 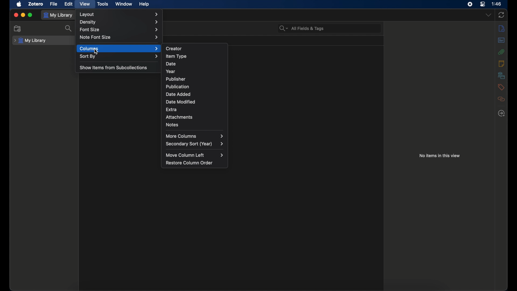 What do you see at coordinates (195, 144) in the screenshot?
I see `secondary sort` at bounding box center [195, 144].